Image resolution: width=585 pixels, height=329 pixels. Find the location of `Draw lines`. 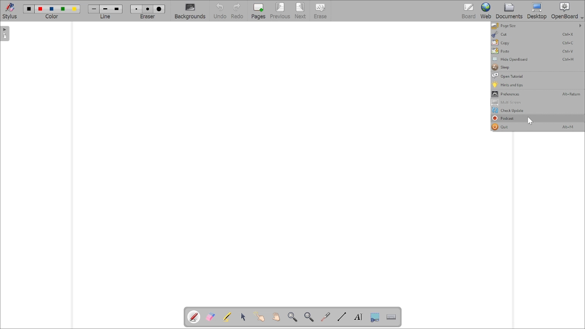

Draw lines is located at coordinates (341, 316).